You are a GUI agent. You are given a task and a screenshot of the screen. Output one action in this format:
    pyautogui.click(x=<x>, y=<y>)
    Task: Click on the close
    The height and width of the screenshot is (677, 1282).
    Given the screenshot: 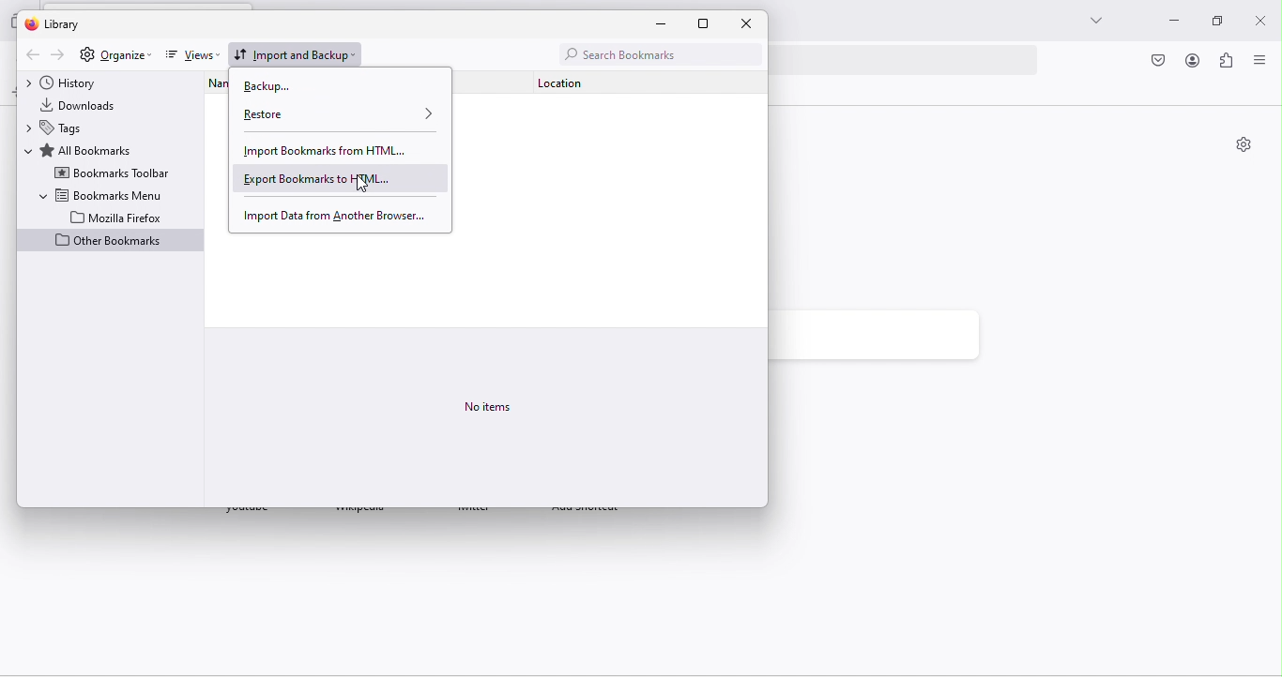 What is the action you would take?
    pyautogui.click(x=746, y=23)
    